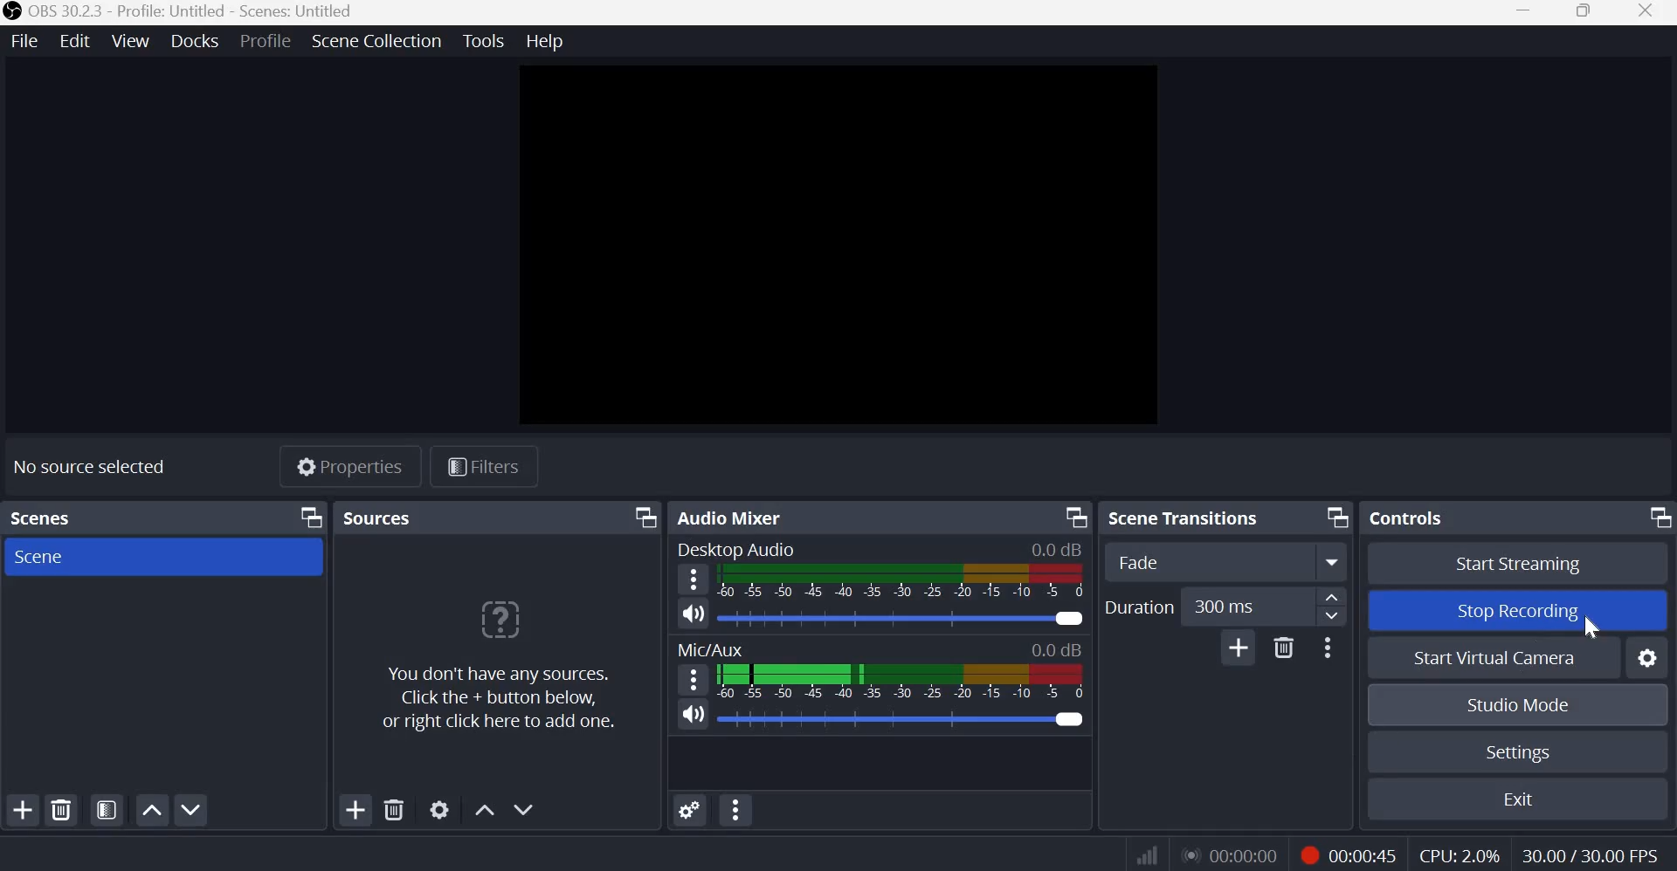 The height and width of the screenshot is (871, 1677). I want to click on Hamburger menu, so click(695, 580).